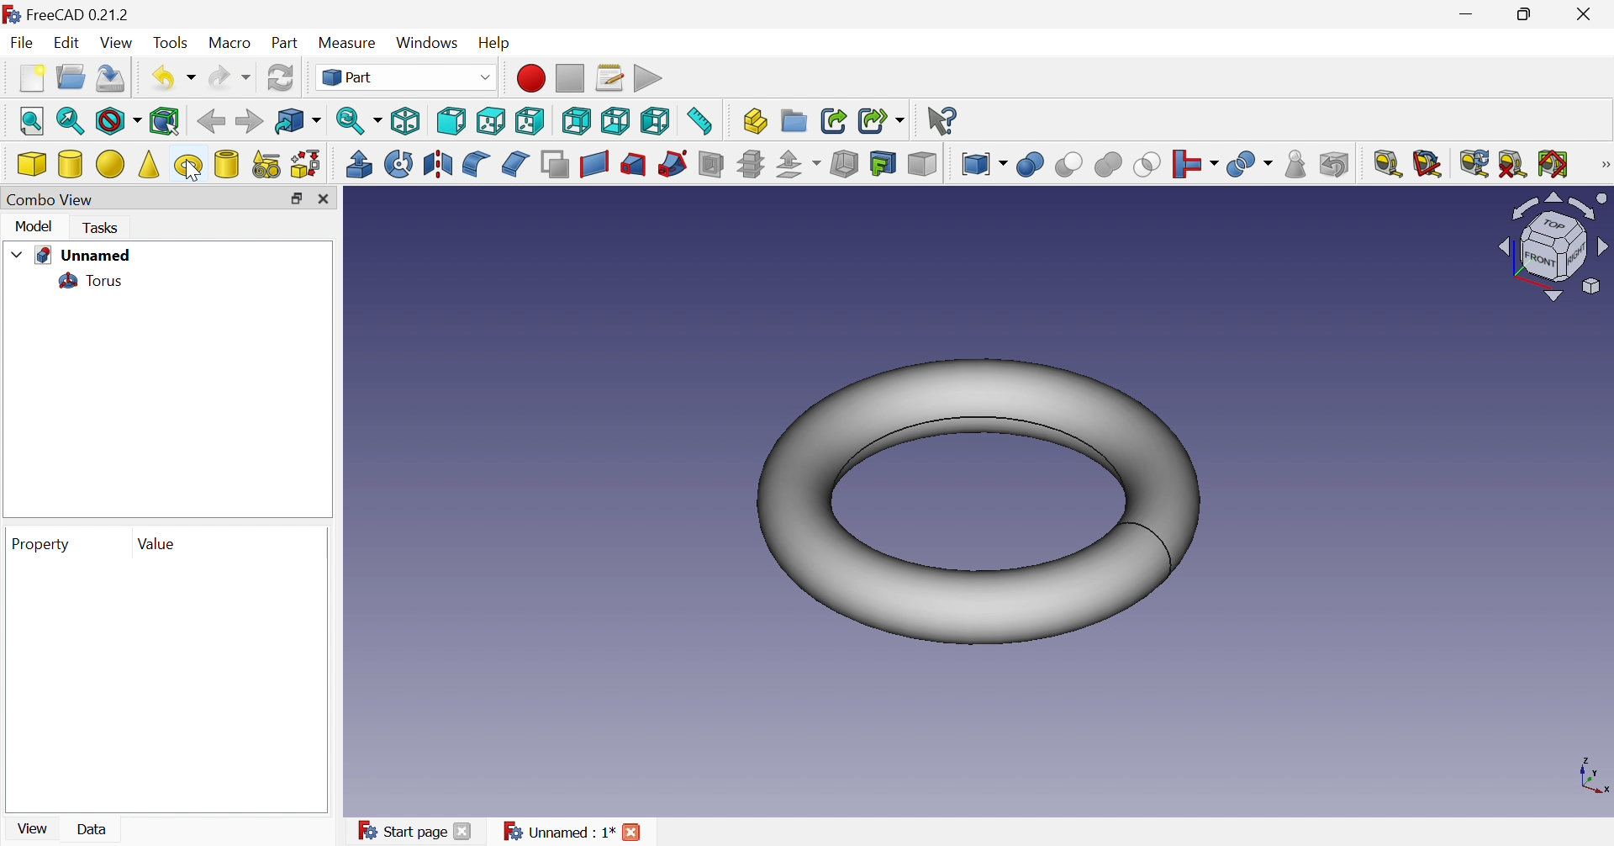 This screenshot has height=846, width=1614. I want to click on Right, so click(574, 120).